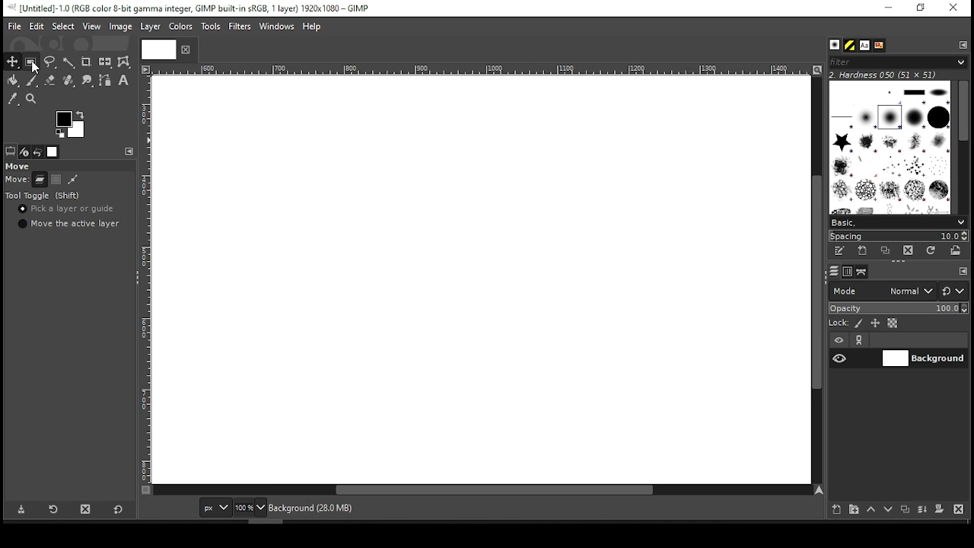  What do you see at coordinates (106, 81) in the screenshot?
I see `paths tool` at bounding box center [106, 81].